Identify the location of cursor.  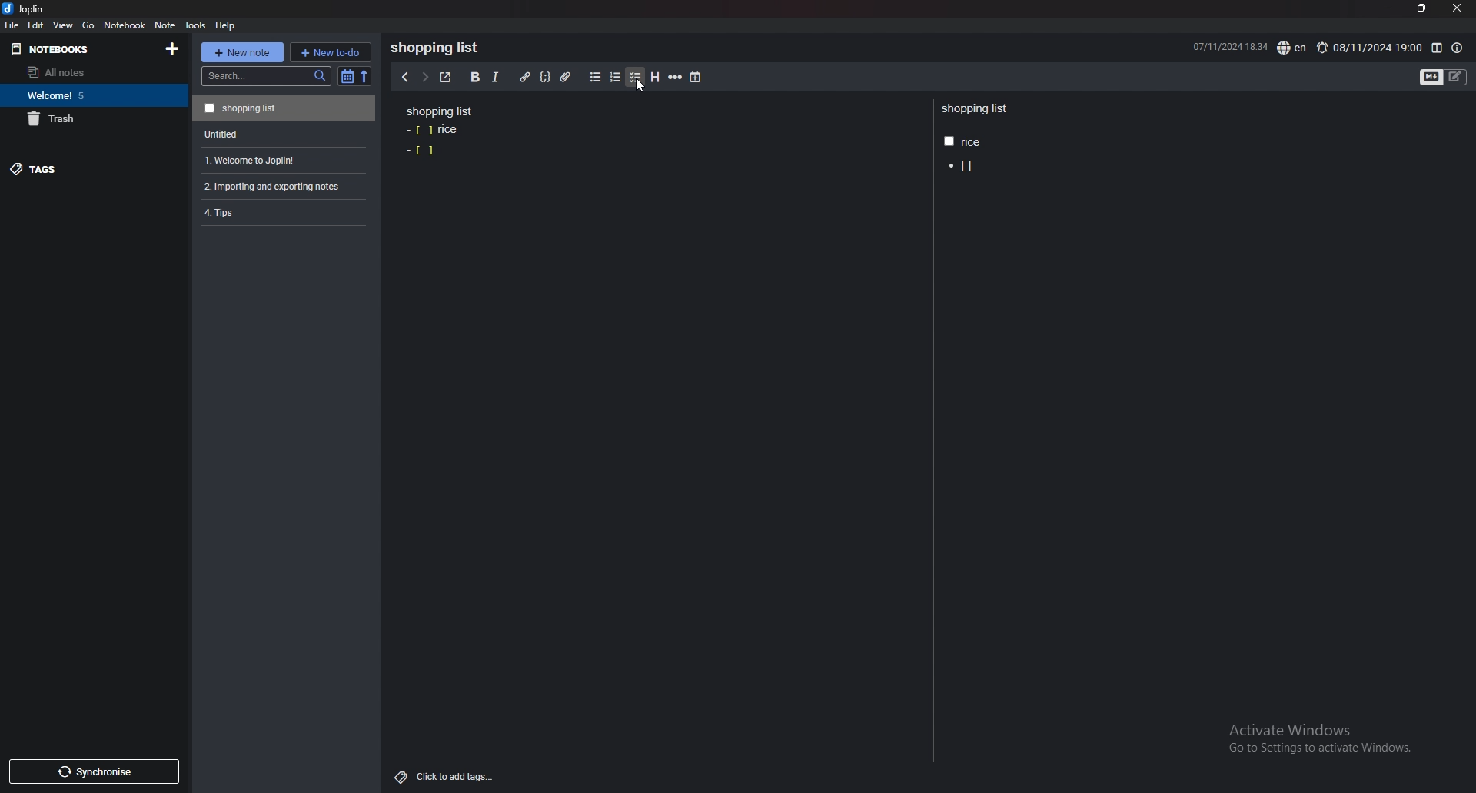
(959, 168).